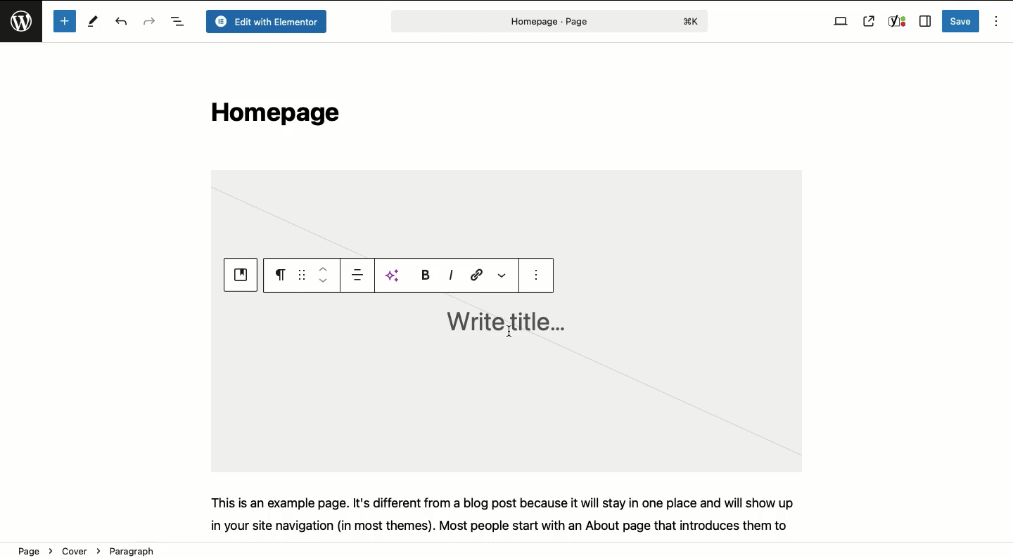  Describe the element at coordinates (265, 22) in the screenshot. I see `Edit with elementor` at that location.